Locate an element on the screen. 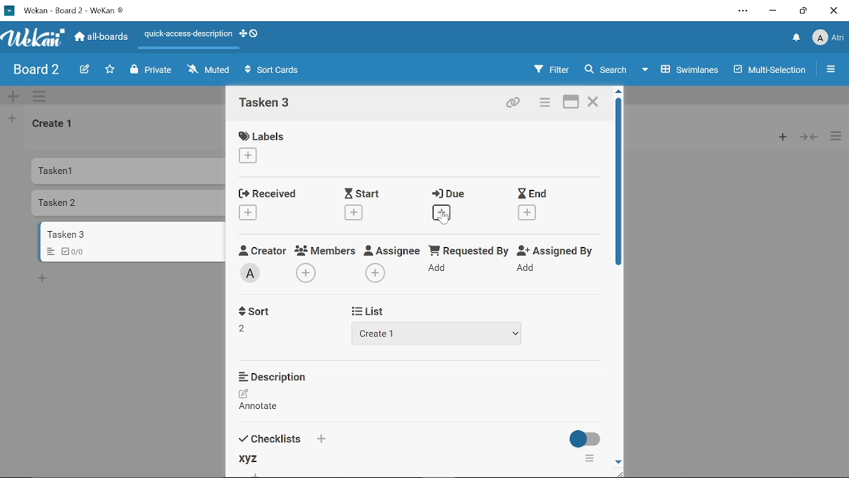  Move up is located at coordinates (618, 90).